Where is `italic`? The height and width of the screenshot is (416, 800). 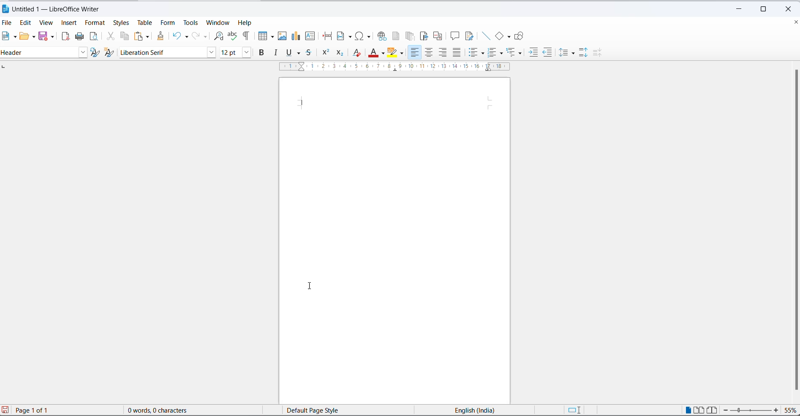 italic is located at coordinates (277, 53).